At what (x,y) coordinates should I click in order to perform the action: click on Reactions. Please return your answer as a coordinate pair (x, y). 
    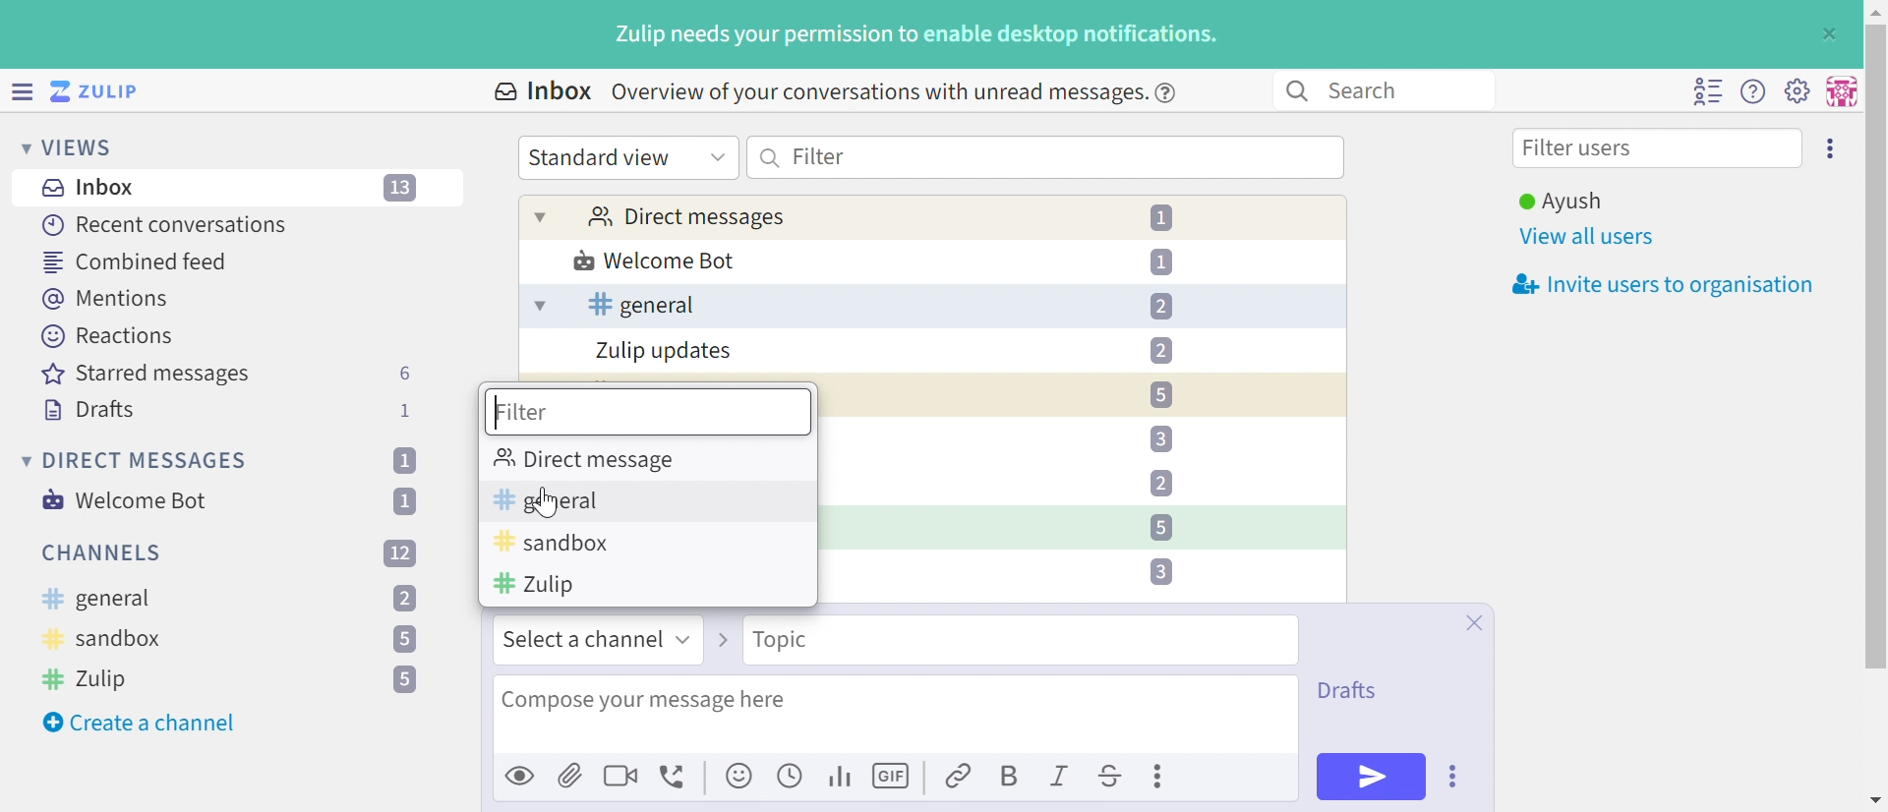
    Looking at the image, I should click on (107, 336).